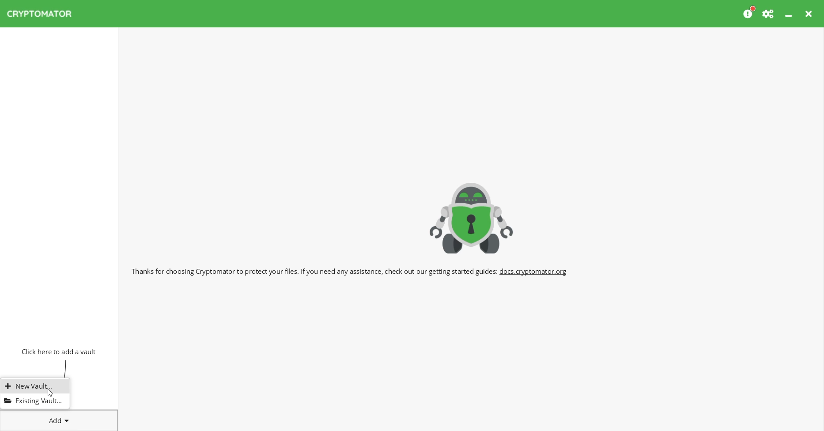  What do you see at coordinates (34, 386) in the screenshot?
I see `New Vault` at bounding box center [34, 386].